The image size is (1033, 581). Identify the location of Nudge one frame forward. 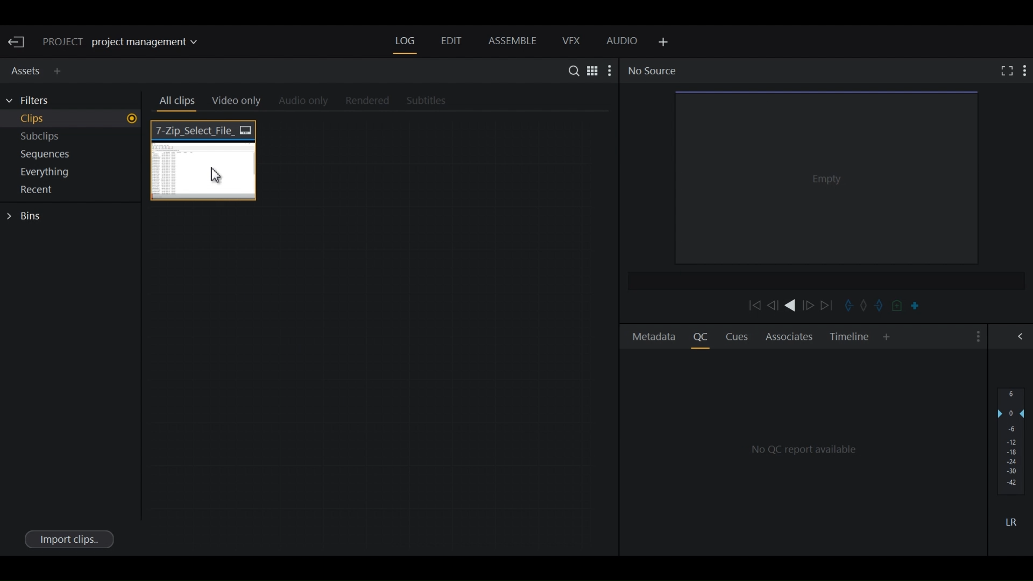
(810, 306).